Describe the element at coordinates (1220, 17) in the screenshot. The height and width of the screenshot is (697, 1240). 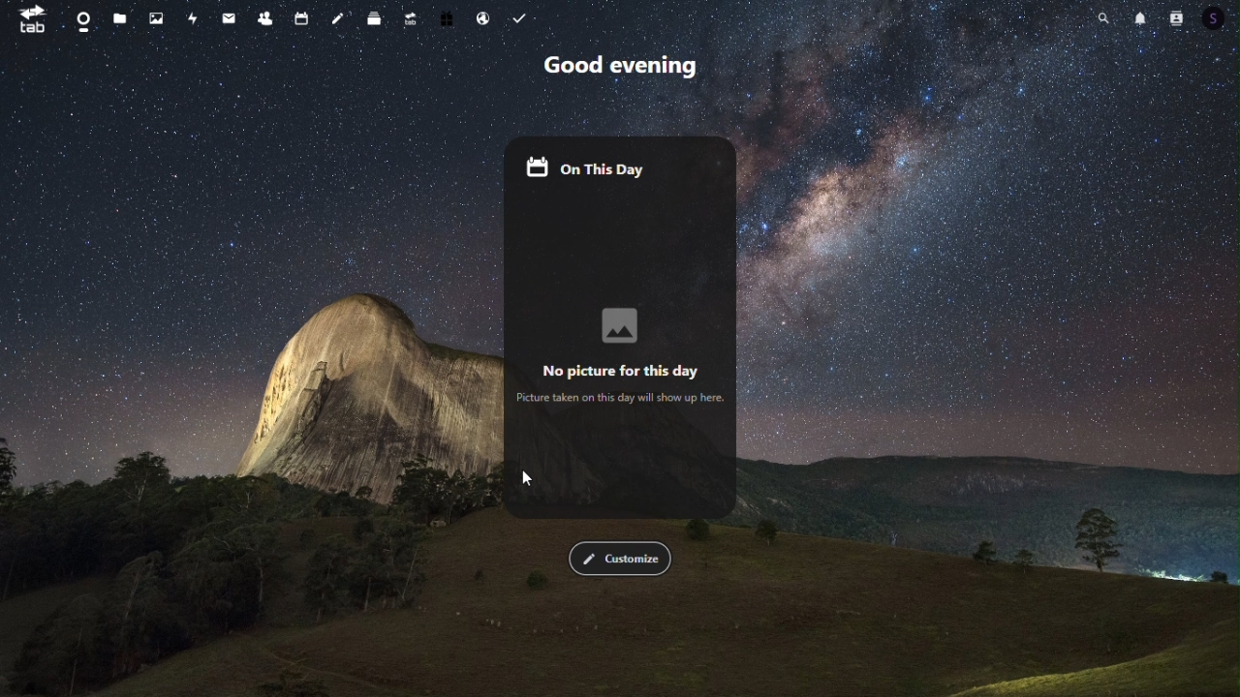
I see `Account icon` at that location.